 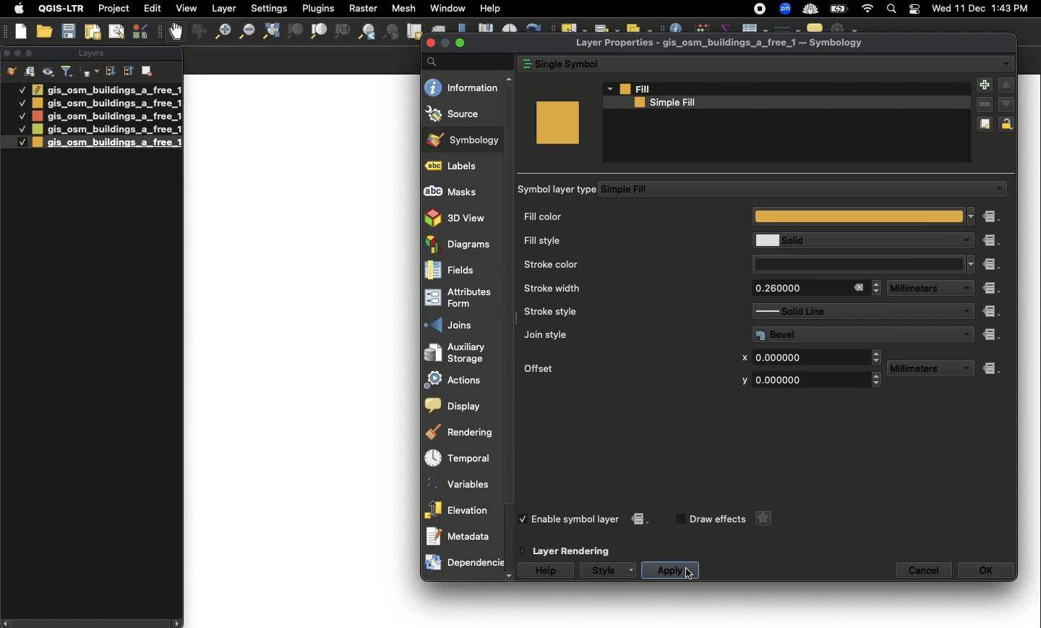 I want to click on 3D view, so click(x=461, y=217).